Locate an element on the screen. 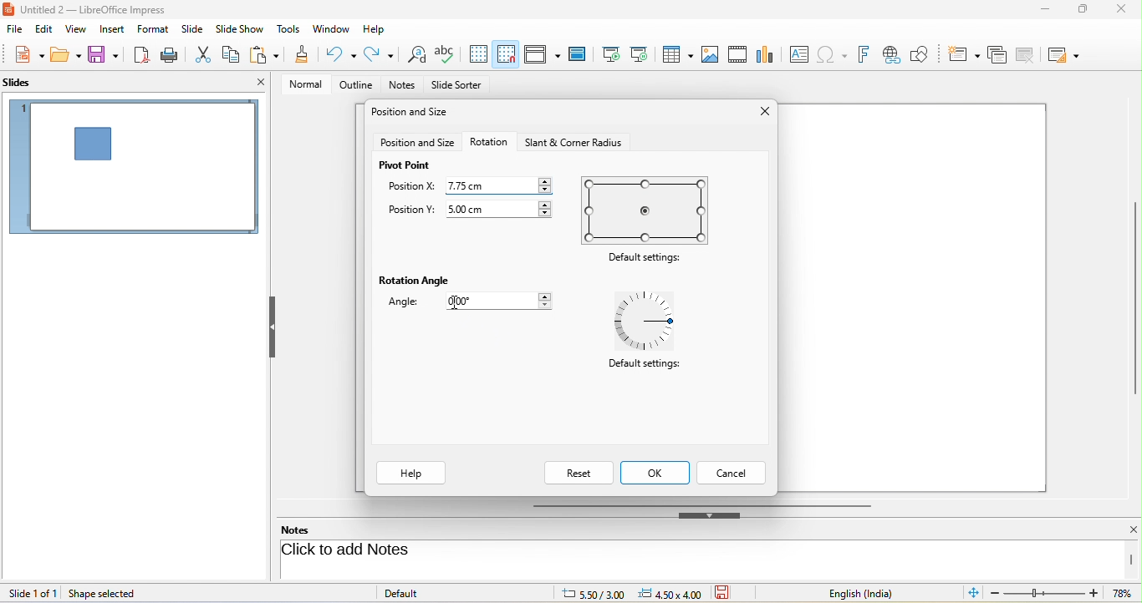  close is located at coordinates (1119, 10).